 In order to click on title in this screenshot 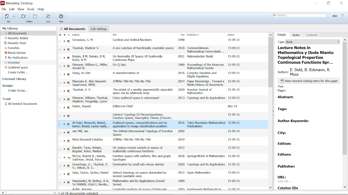, I will do `click(139, 175)`.